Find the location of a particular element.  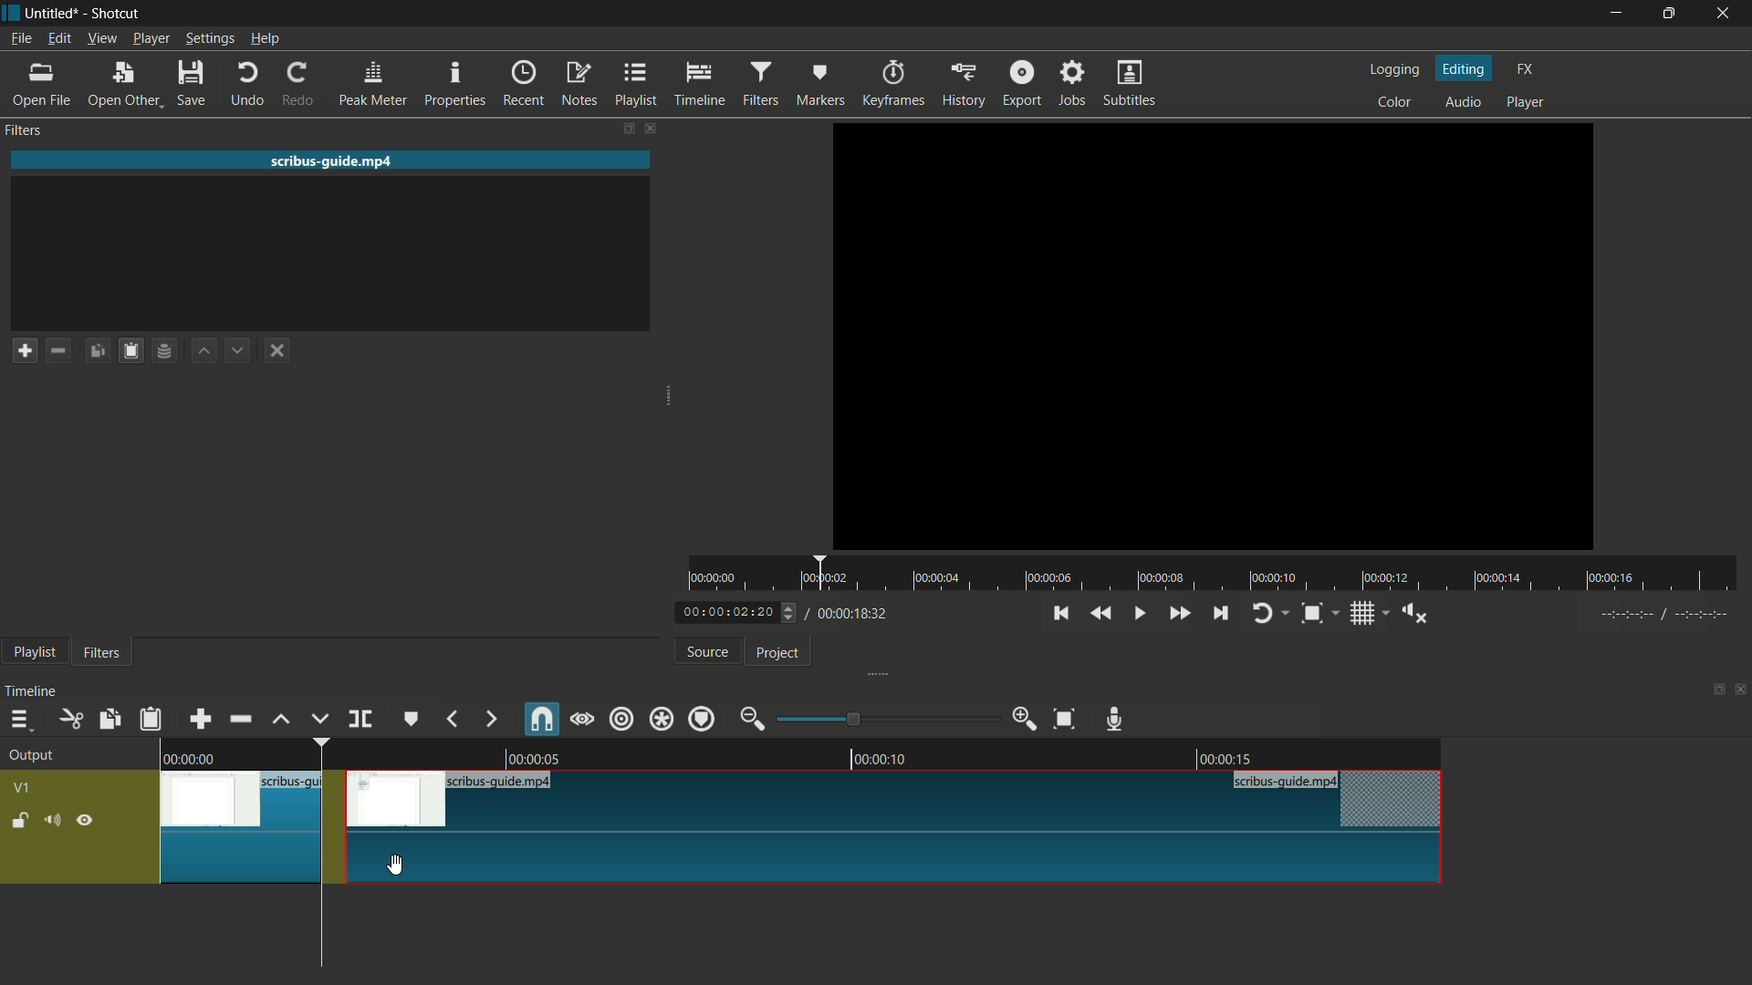

ripple all tracks is located at coordinates (661, 719).